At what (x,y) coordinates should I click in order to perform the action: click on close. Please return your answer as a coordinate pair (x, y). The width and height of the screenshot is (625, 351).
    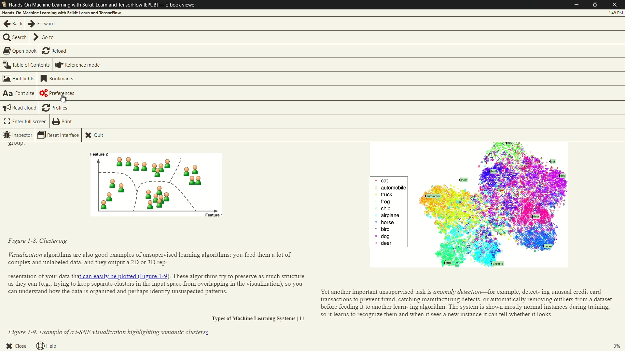
    Looking at the image, I should click on (16, 345).